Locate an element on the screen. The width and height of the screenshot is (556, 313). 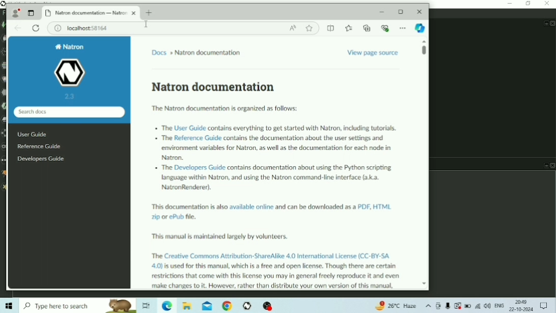
Workspace is located at coordinates (310, 29).